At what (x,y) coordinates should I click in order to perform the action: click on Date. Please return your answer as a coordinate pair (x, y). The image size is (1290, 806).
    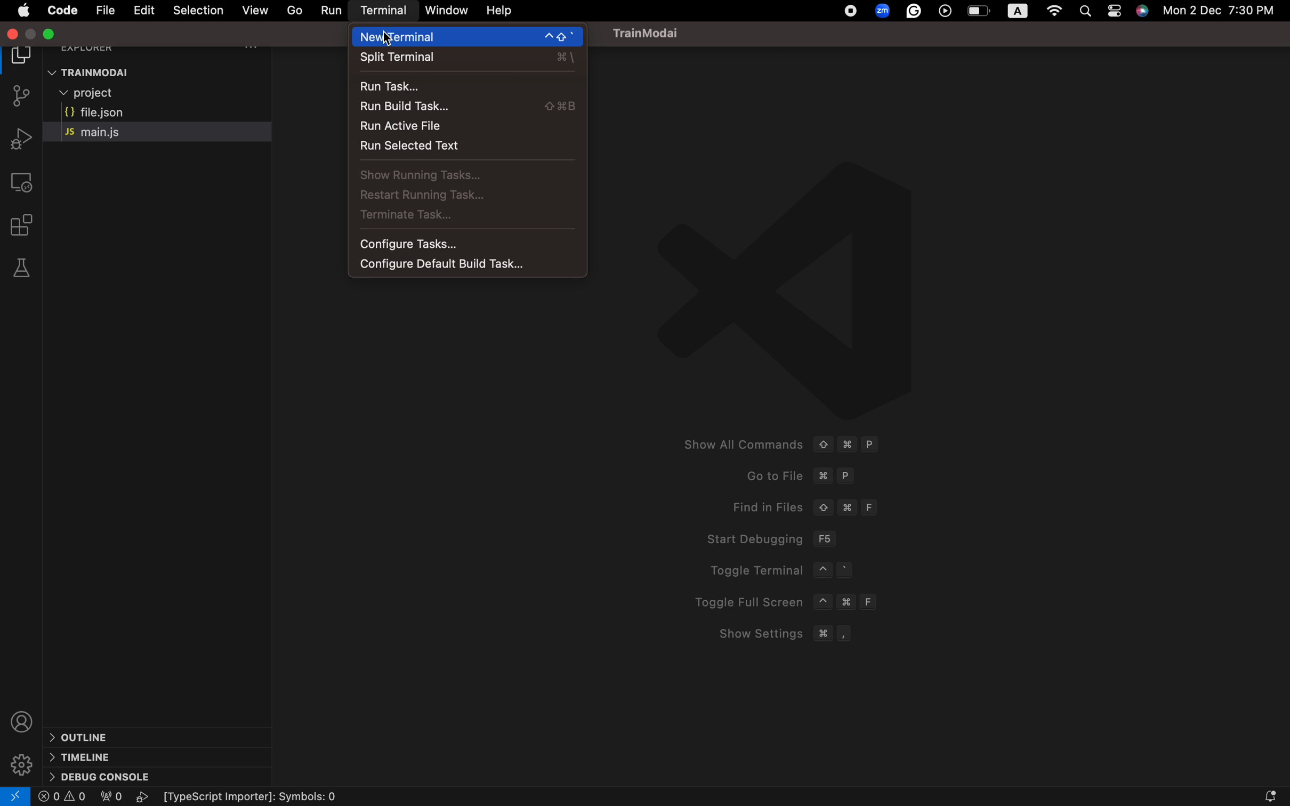
    Looking at the image, I should click on (1227, 13).